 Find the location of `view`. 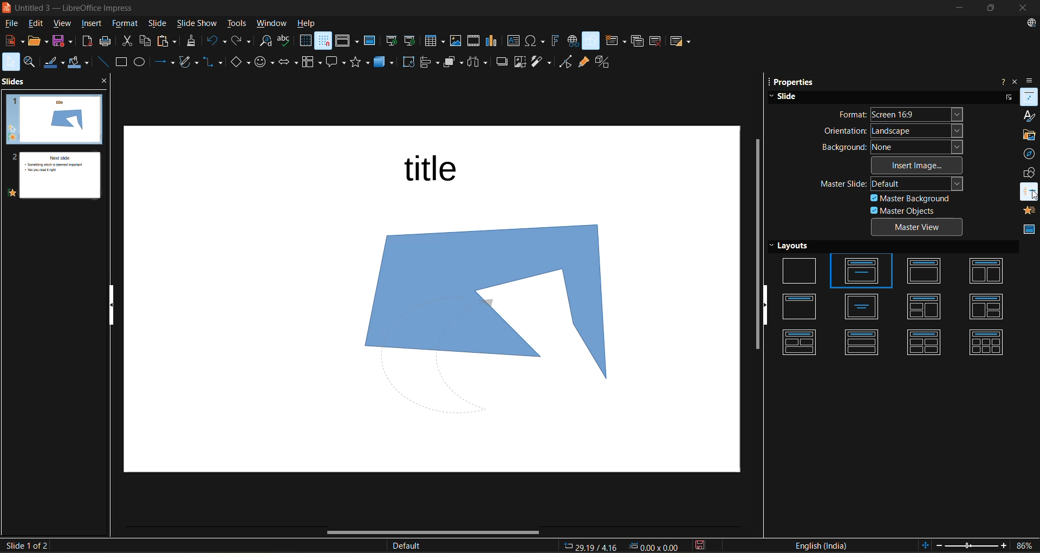

view is located at coordinates (65, 24).